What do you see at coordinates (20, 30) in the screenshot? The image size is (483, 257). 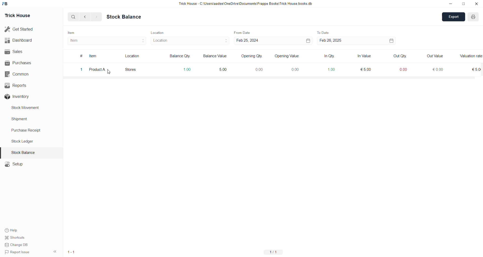 I see `Get Started` at bounding box center [20, 30].